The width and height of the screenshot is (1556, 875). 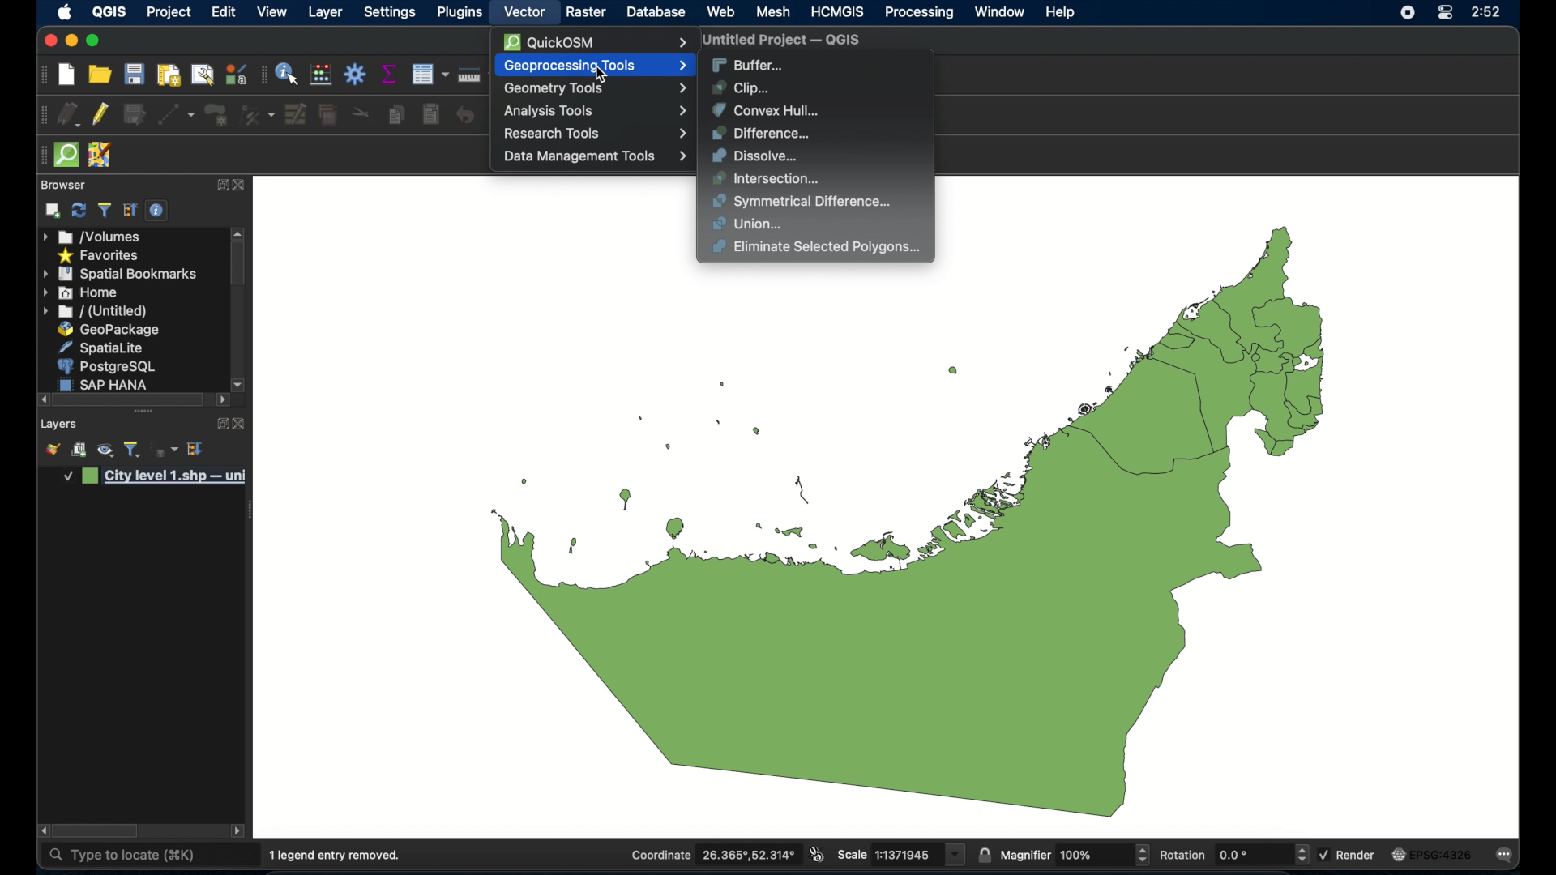 What do you see at coordinates (255, 114) in the screenshot?
I see `vertes tool` at bounding box center [255, 114].